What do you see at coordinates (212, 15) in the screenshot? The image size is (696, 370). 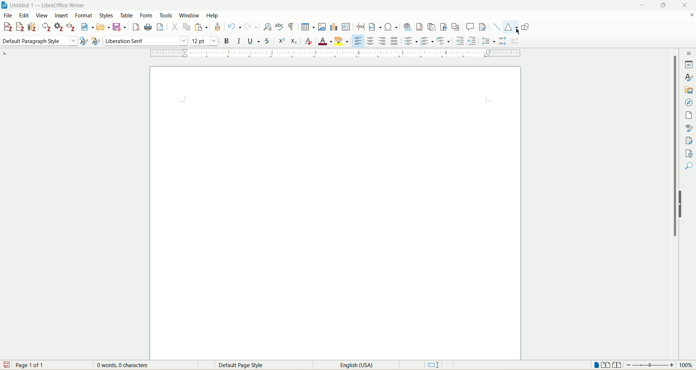 I see `help` at bounding box center [212, 15].